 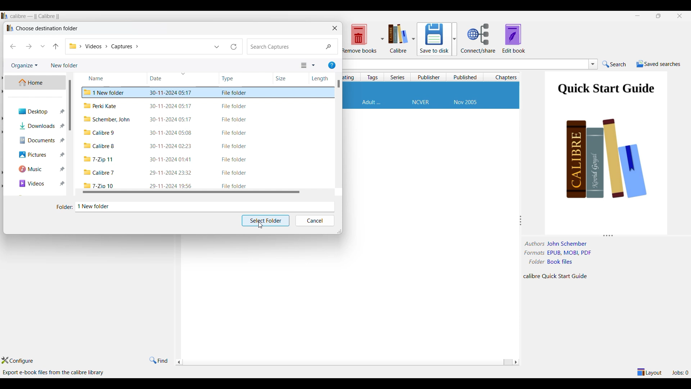 What do you see at coordinates (65, 207) in the screenshot?
I see `Indicates folder` at bounding box center [65, 207].